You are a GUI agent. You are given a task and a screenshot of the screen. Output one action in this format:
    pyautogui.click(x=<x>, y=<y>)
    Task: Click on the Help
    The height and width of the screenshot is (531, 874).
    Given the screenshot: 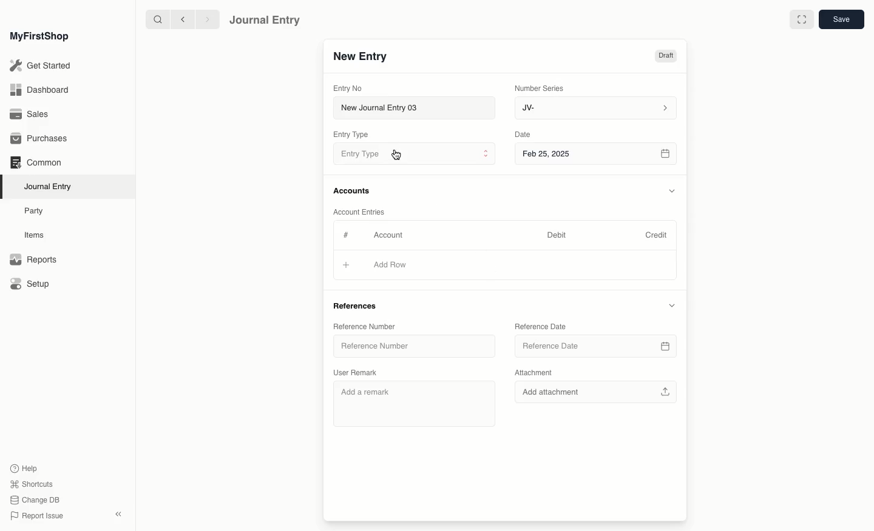 What is the action you would take?
    pyautogui.click(x=22, y=467)
    